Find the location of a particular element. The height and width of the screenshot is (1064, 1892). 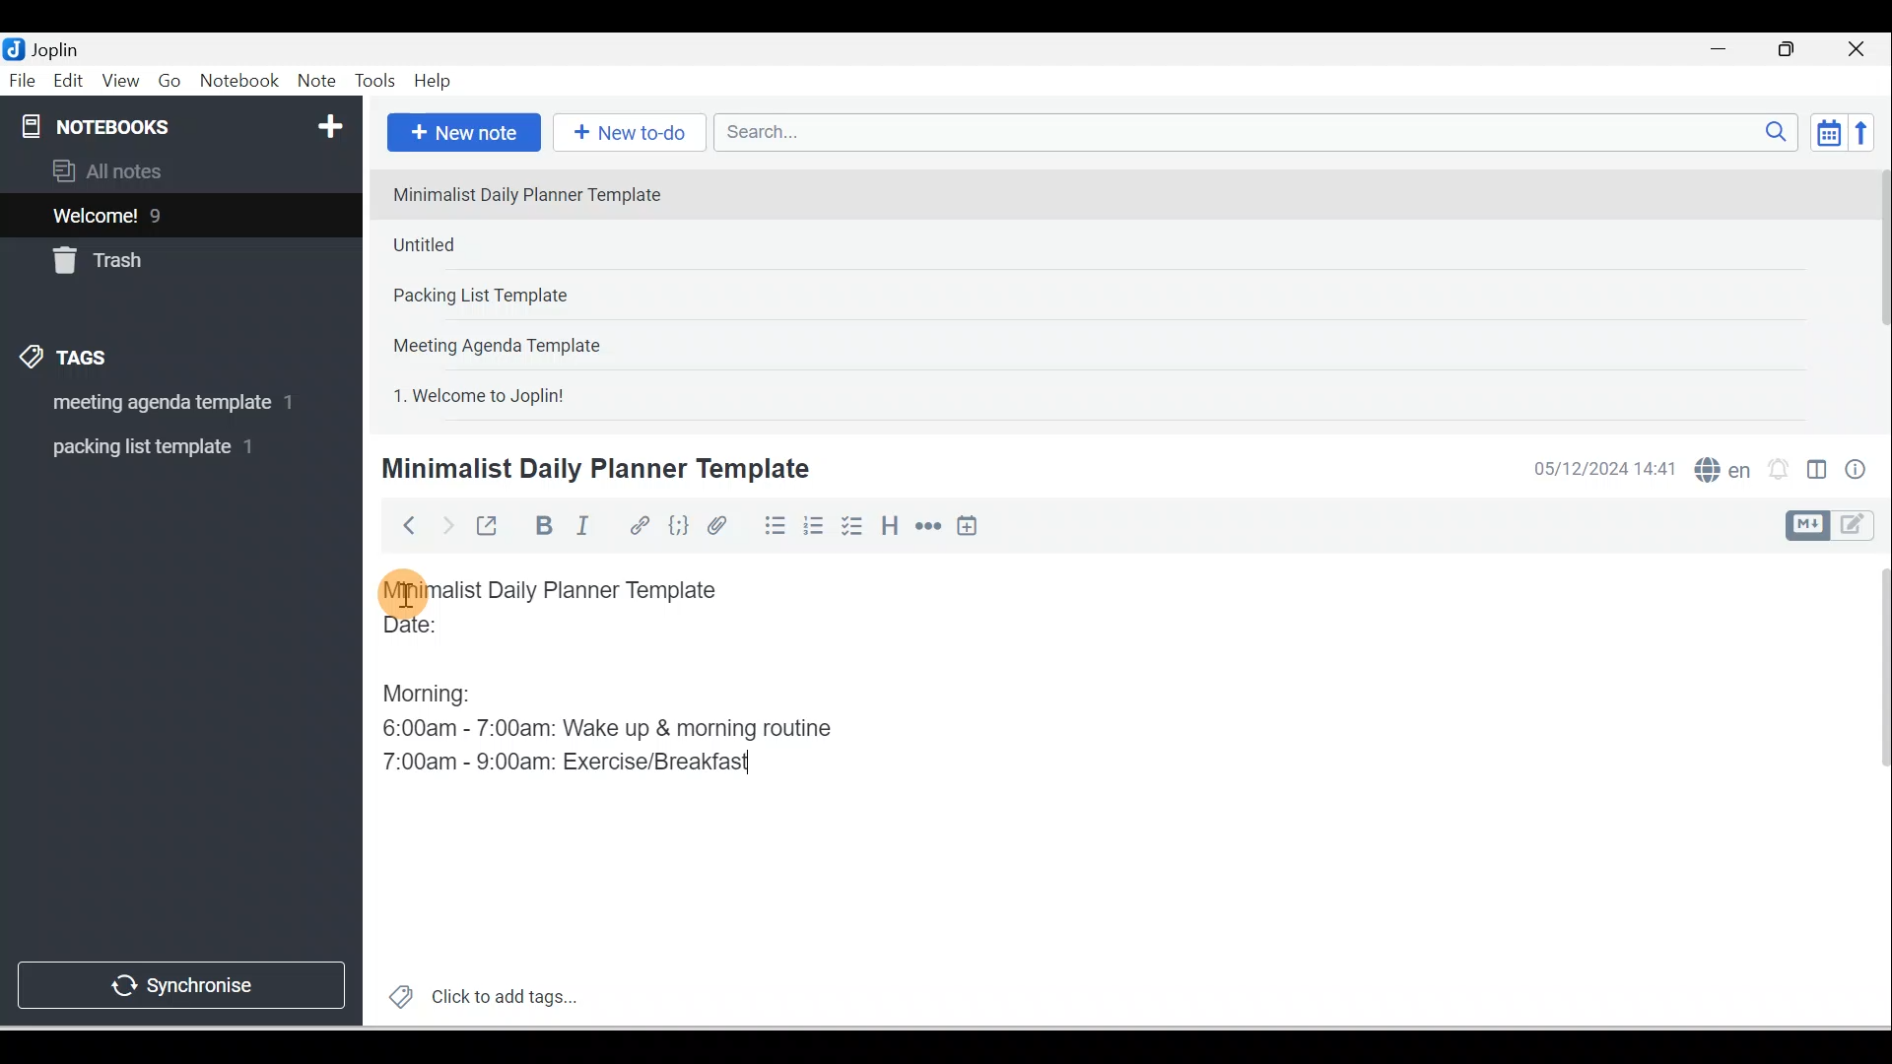

Help is located at coordinates (434, 82).